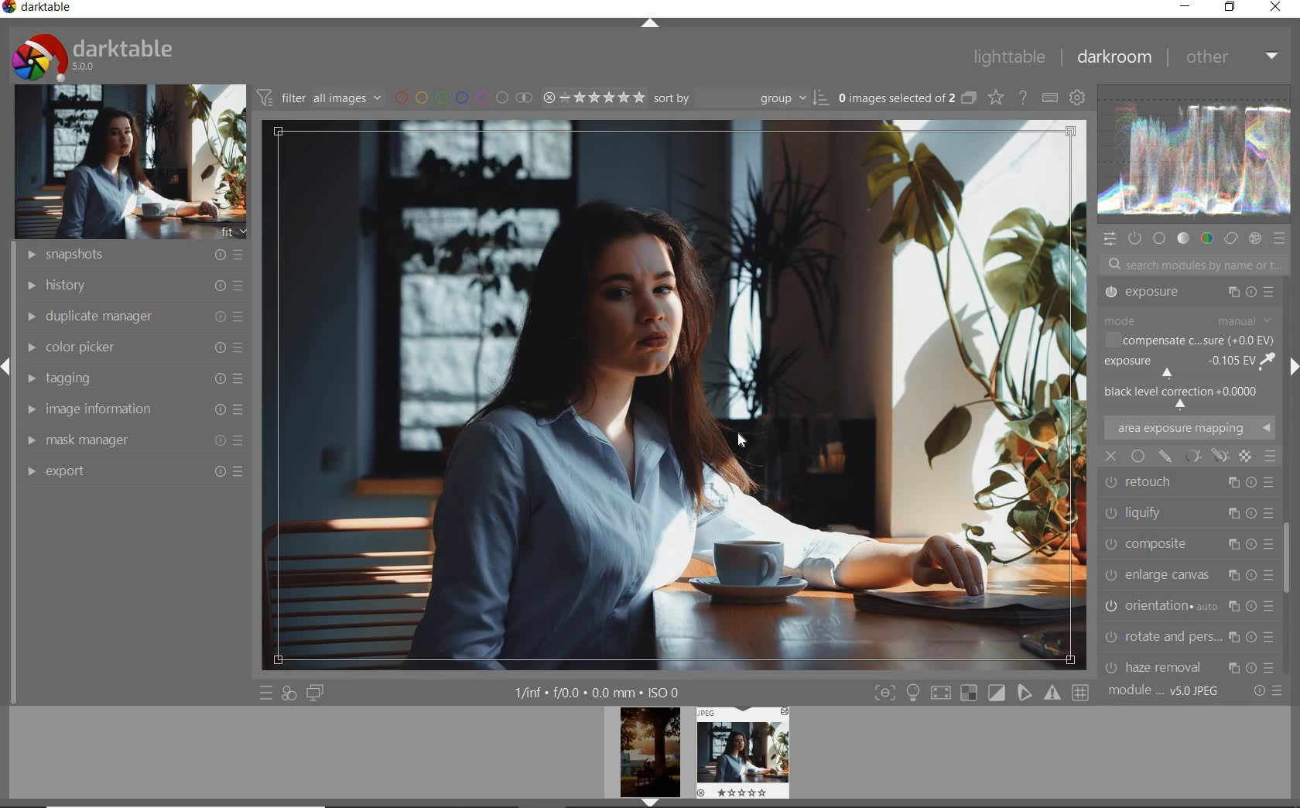 This screenshot has width=1300, height=808. I want to click on HISTORY, so click(132, 286).